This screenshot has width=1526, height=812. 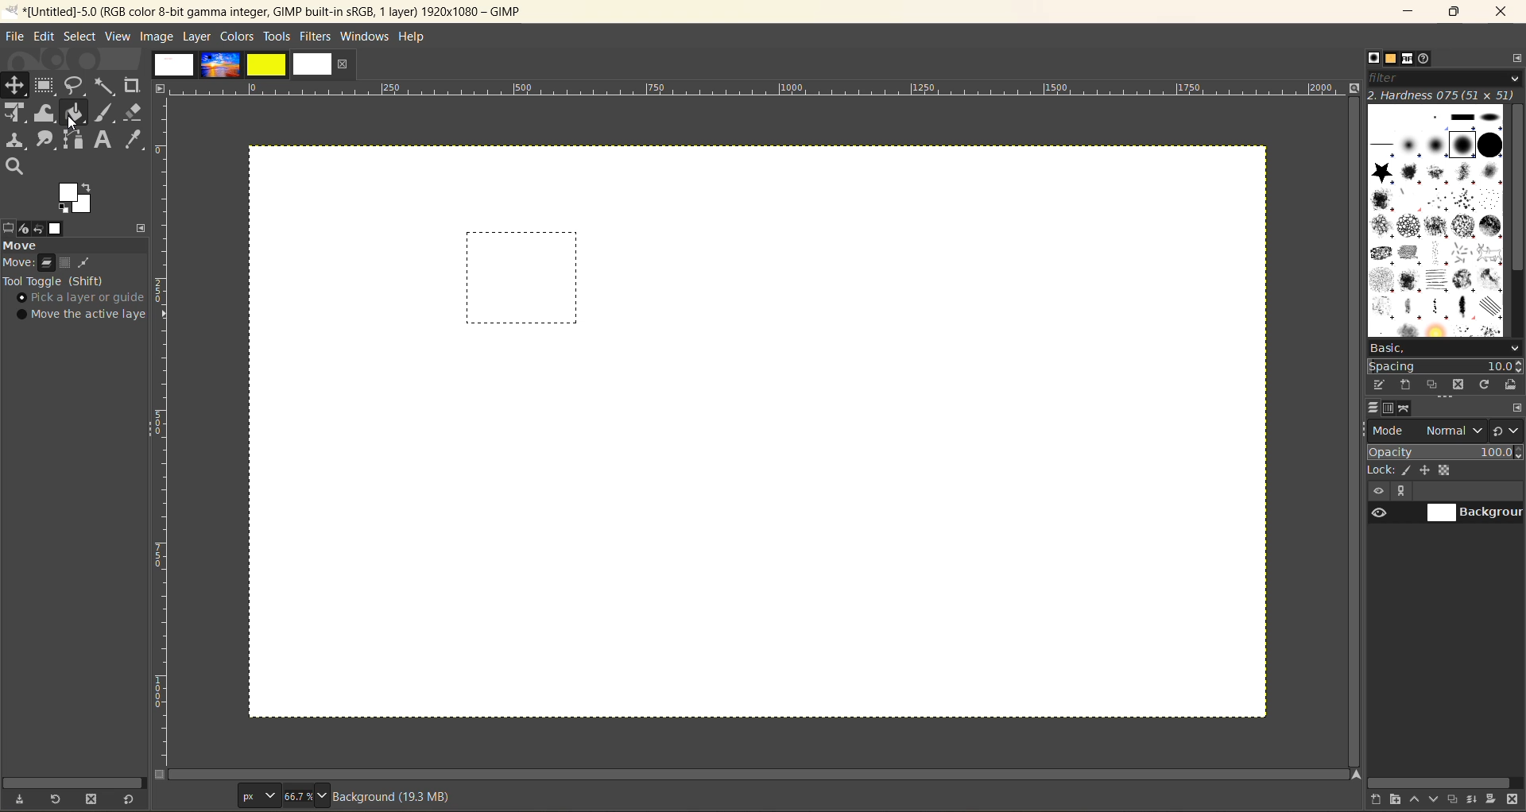 What do you see at coordinates (1418, 798) in the screenshot?
I see `raise this layer` at bounding box center [1418, 798].